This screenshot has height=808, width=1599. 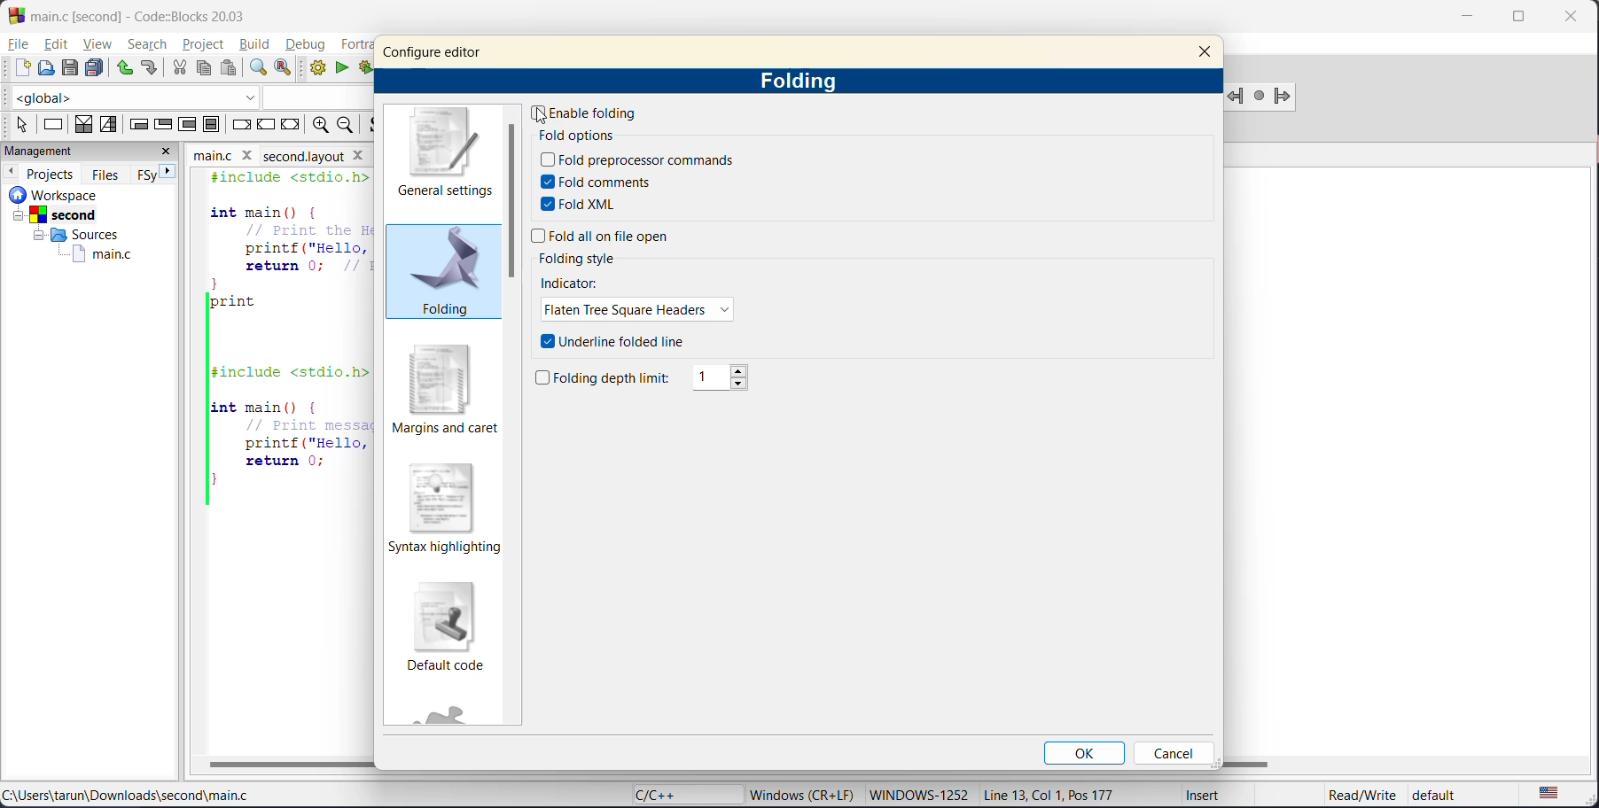 I want to click on open, so click(x=44, y=69).